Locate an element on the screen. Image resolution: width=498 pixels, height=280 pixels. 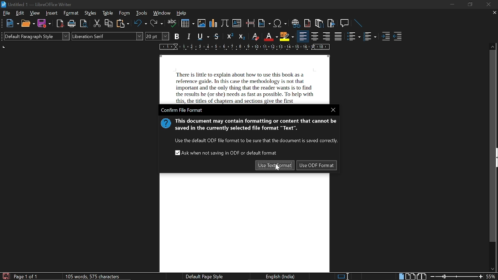
underline is located at coordinates (203, 36).